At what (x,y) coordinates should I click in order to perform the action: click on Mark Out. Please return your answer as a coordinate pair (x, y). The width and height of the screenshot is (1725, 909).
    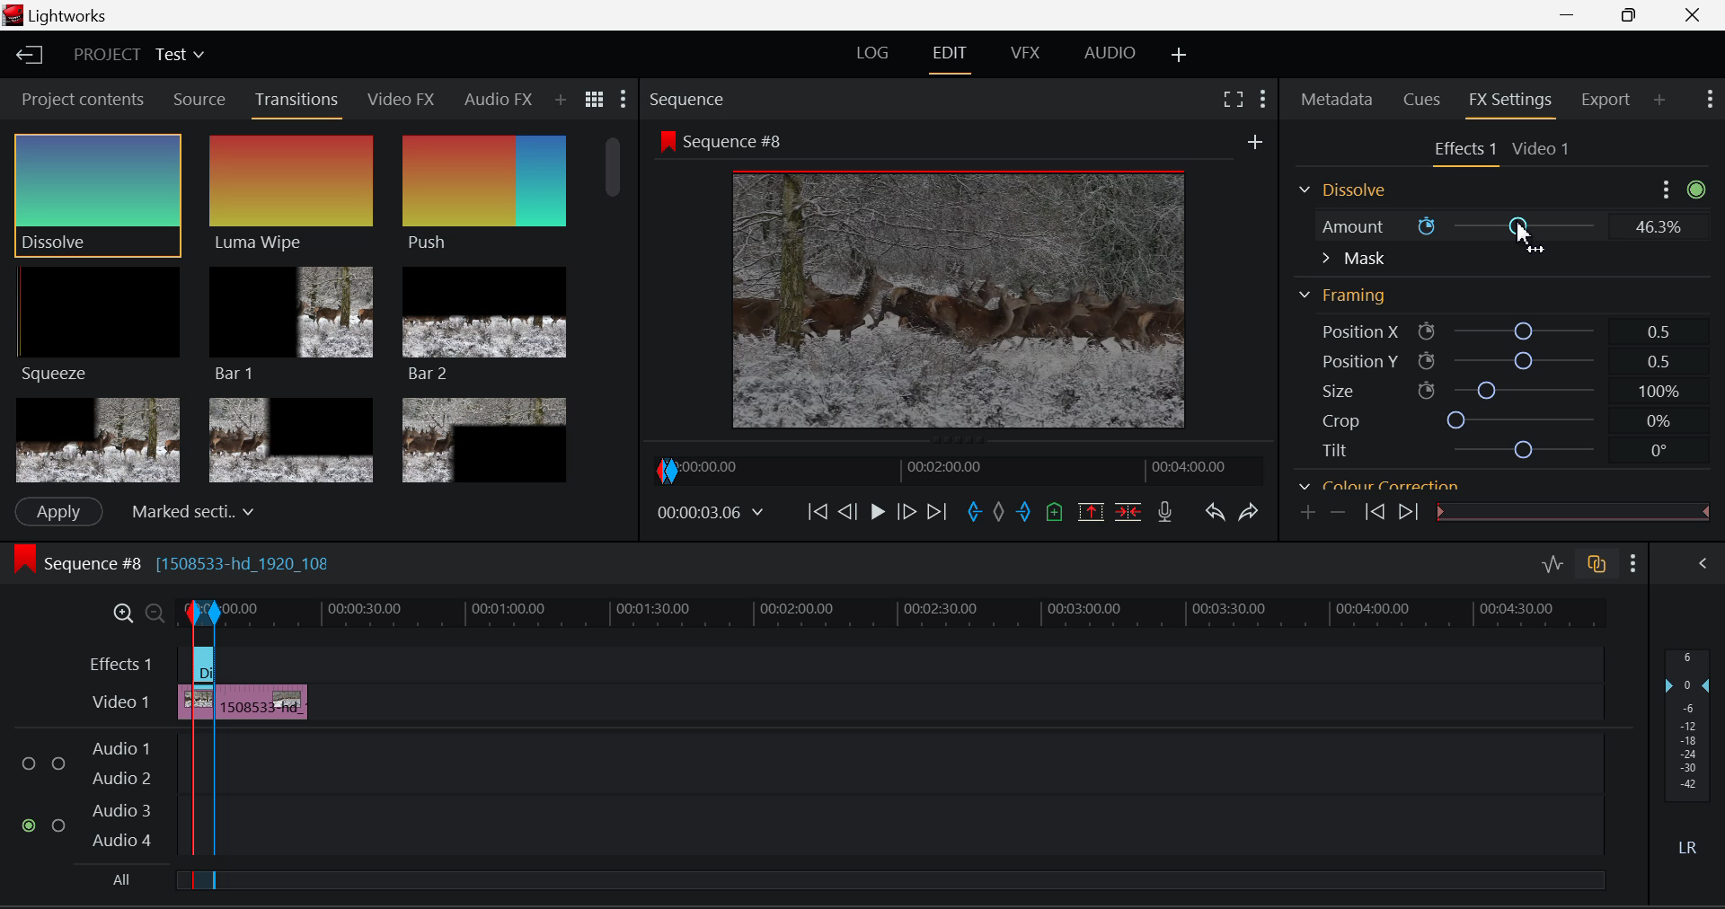
    Looking at the image, I should click on (1024, 515).